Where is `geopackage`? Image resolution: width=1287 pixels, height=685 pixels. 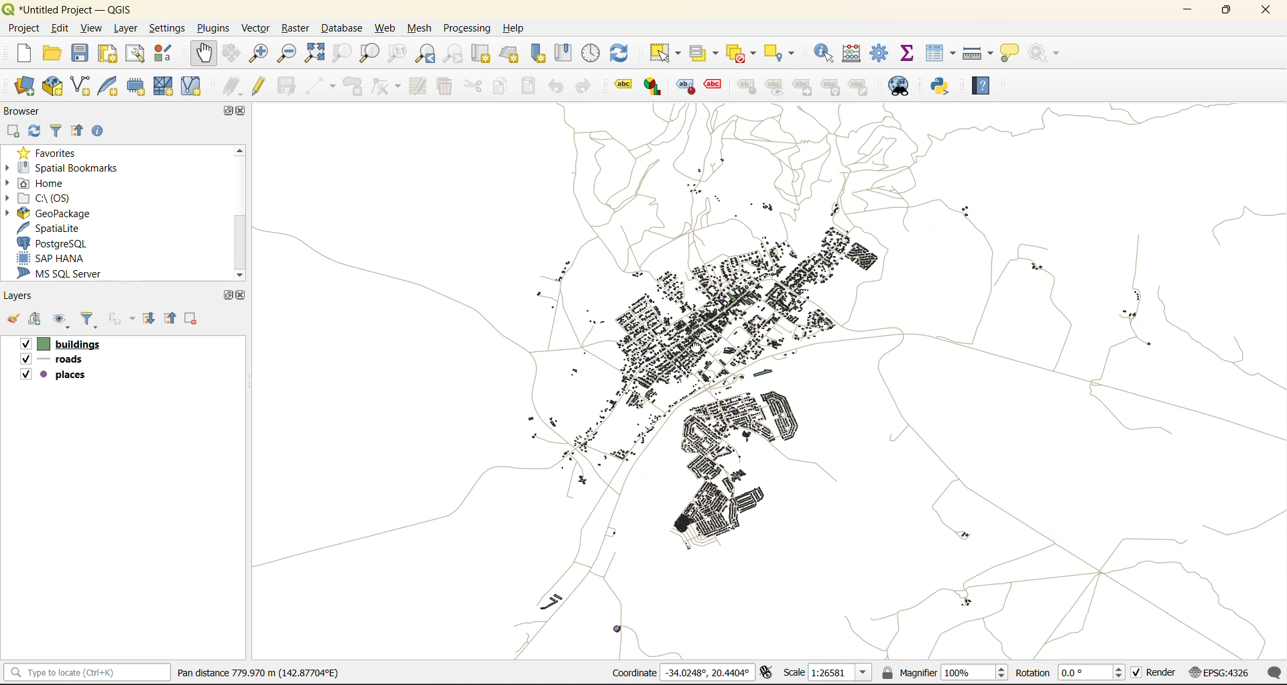 geopackage is located at coordinates (68, 212).